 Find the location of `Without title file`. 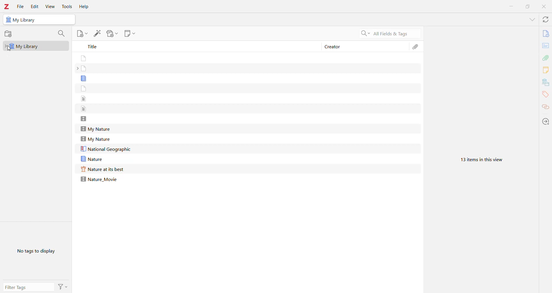

Without title file is located at coordinates (85, 88).